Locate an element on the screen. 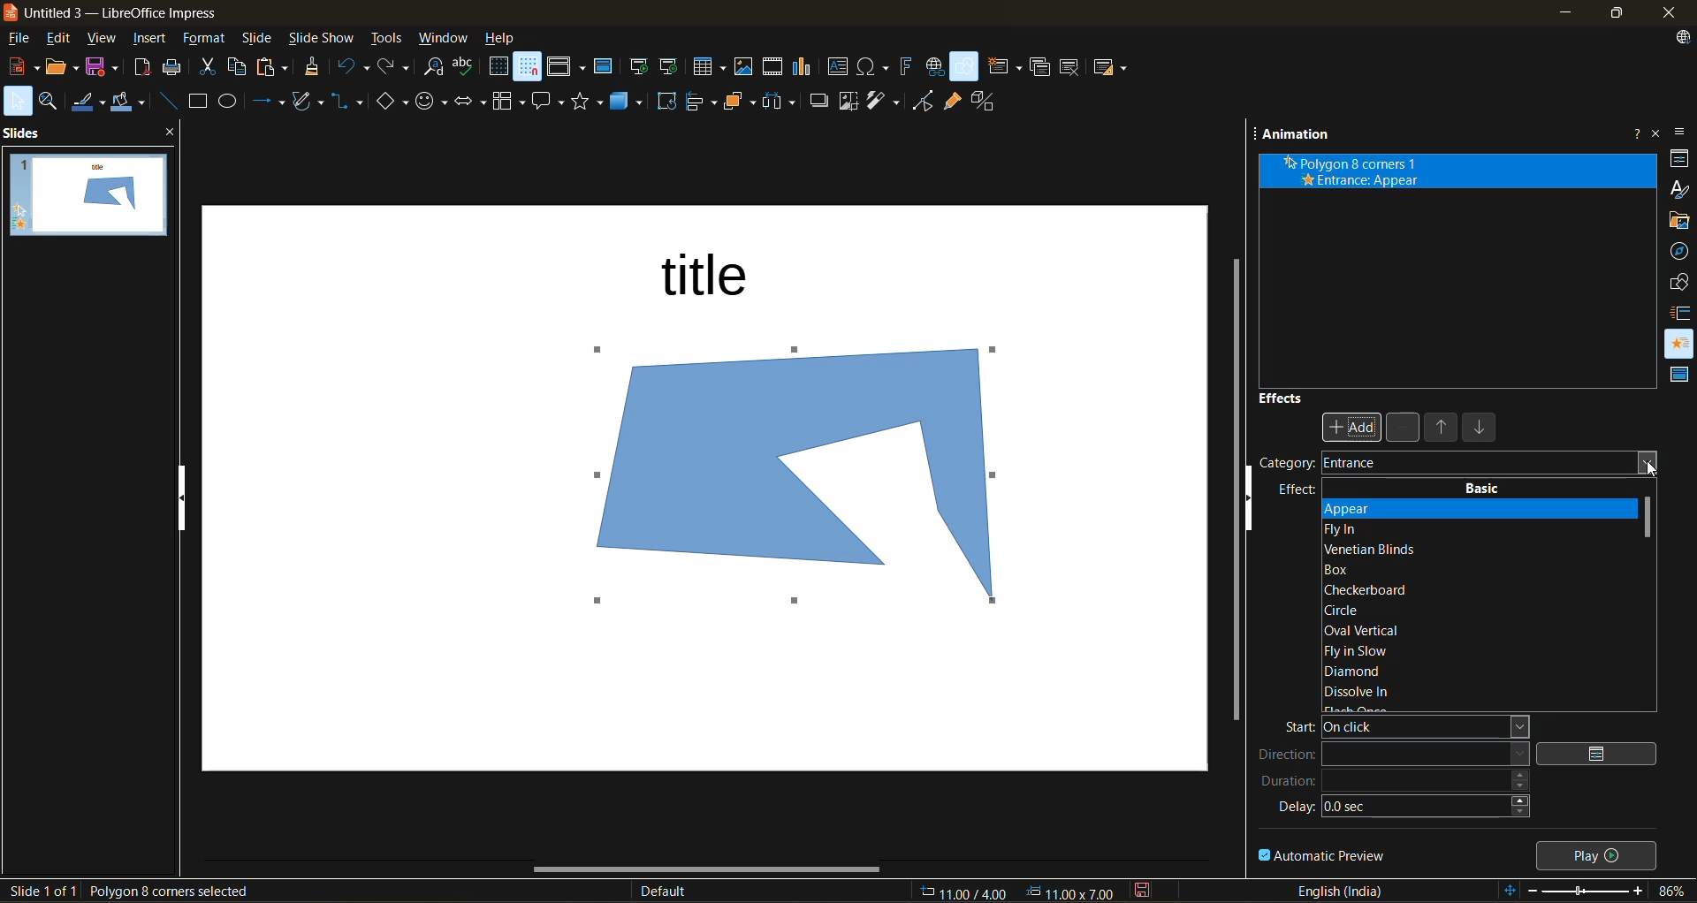 The image size is (1697, 903). move down is located at coordinates (1479, 431).